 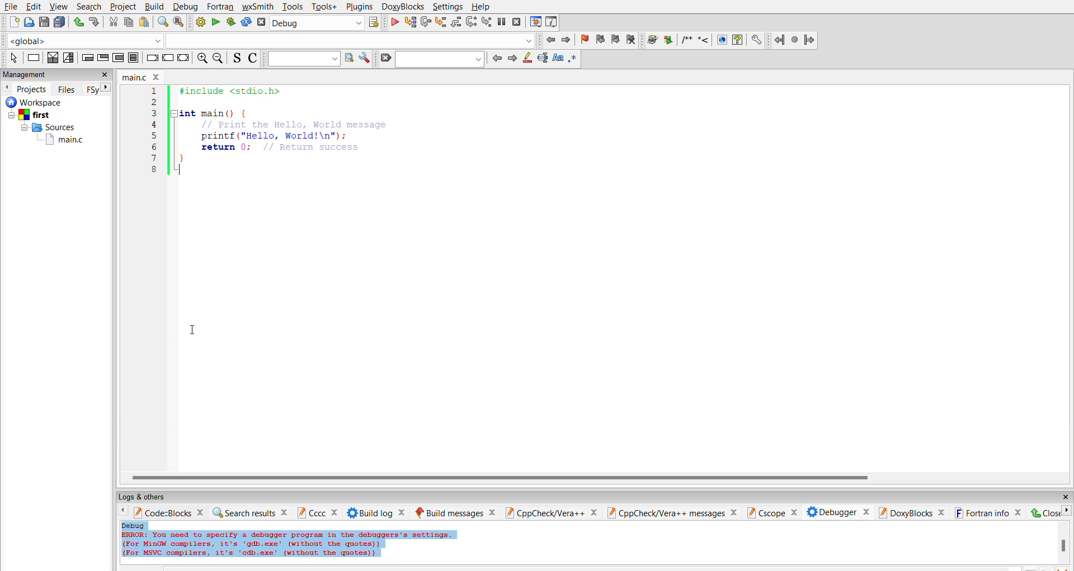 I want to click on selection, so click(x=70, y=59).